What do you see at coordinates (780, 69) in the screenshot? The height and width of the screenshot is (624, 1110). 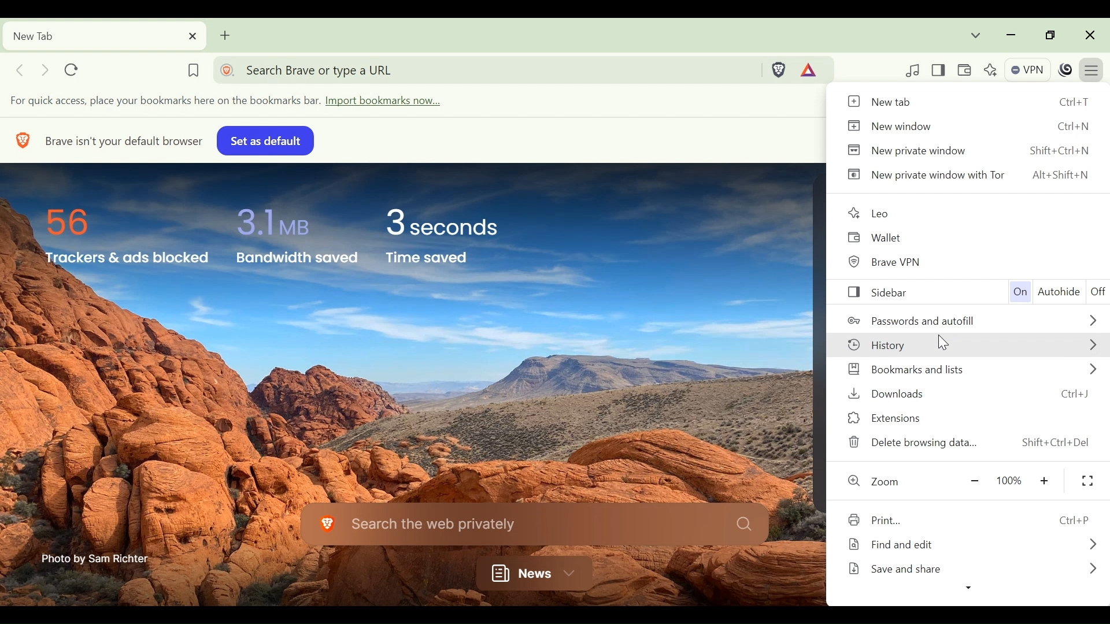 I see `Brave Shield` at bounding box center [780, 69].